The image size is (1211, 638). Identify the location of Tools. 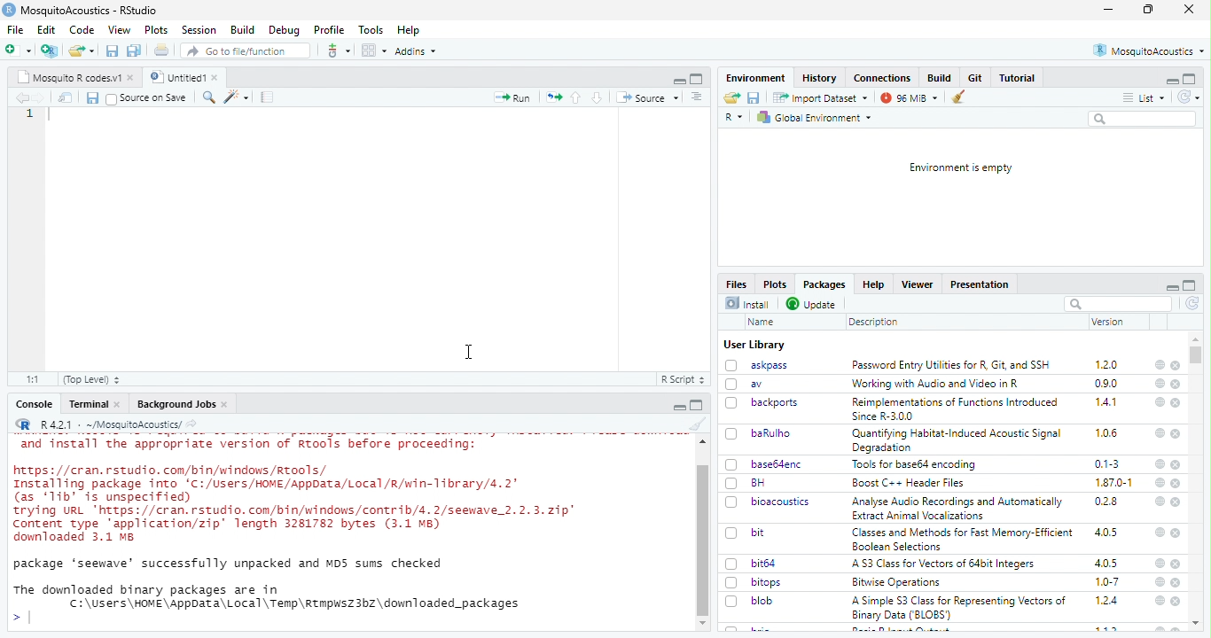
(371, 30).